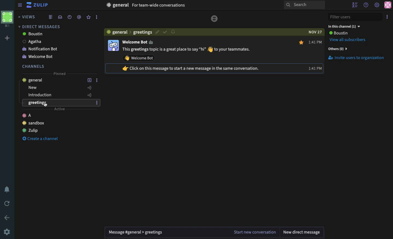 This screenshot has height=239, width=393. I want to click on wave at welcome bot, so click(139, 58).